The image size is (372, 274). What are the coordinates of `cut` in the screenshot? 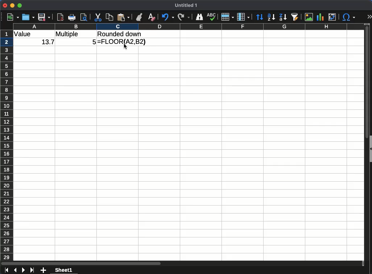 It's located at (98, 17).